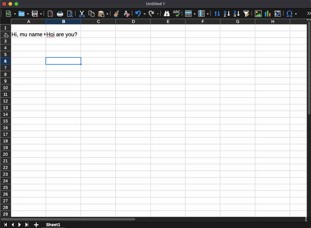 This screenshot has width=311, height=228. Describe the element at coordinates (16, 4) in the screenshot. I see `maximize` at that location.